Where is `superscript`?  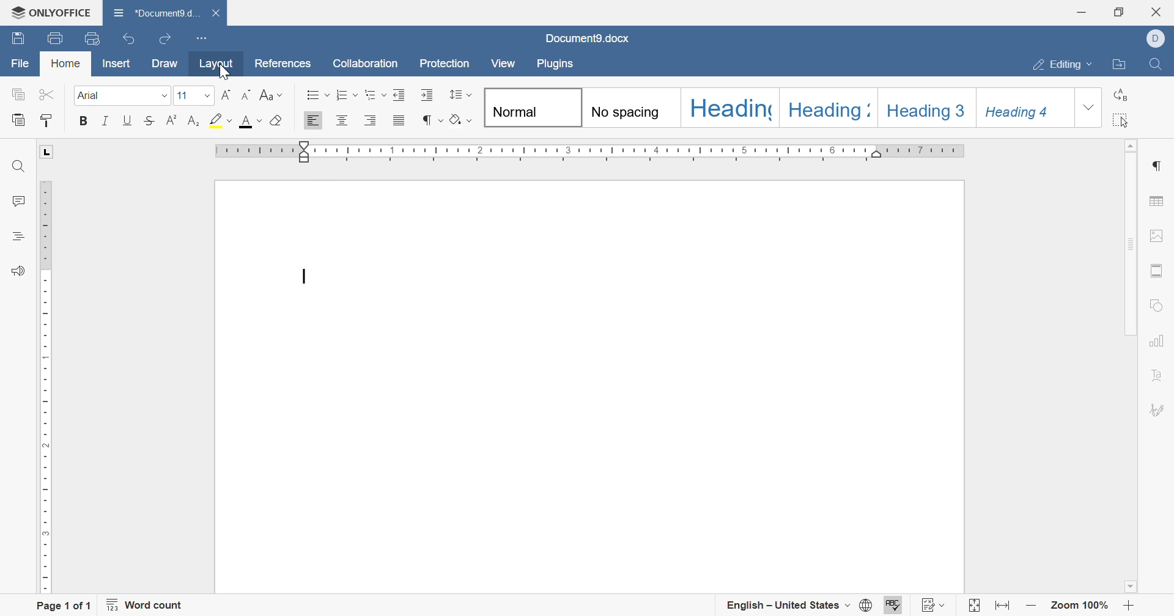
superscript is located at coordinates (171, 120).